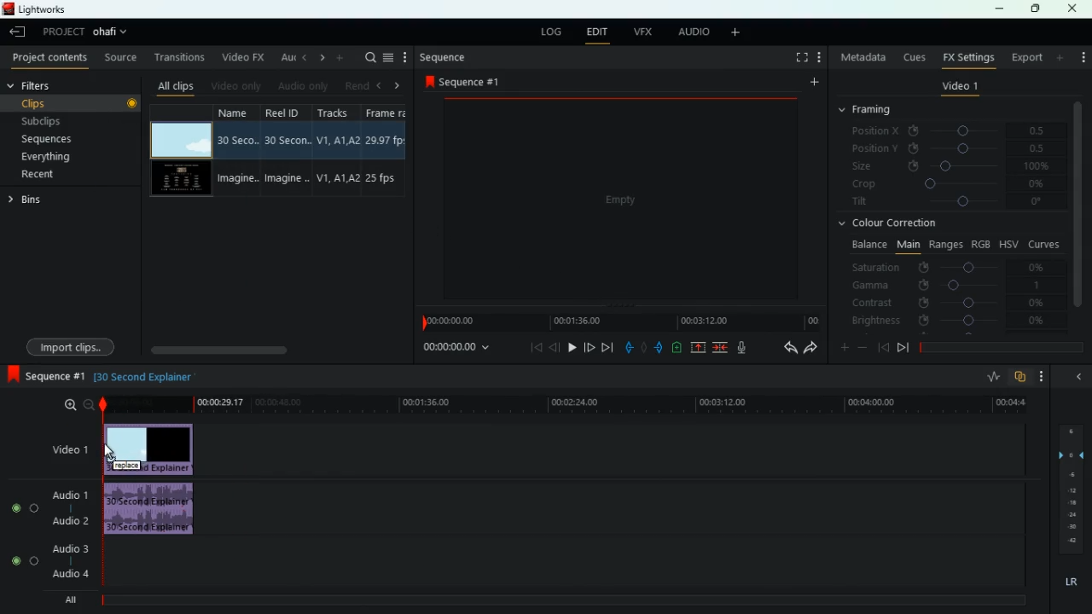  I want to click on video fx, so click(241, 58).